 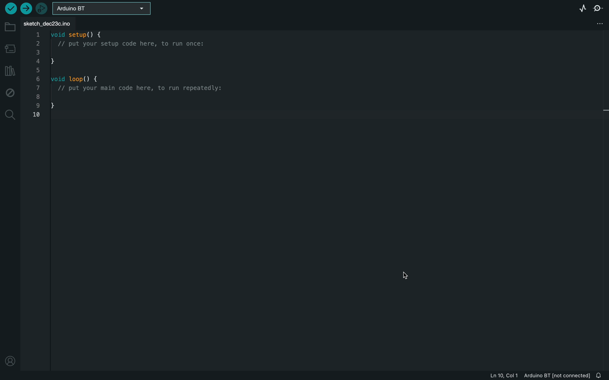 What do you see at coordinates (10, 9) in the screenshot?
I see `verify` at bounding box center [10, 9].